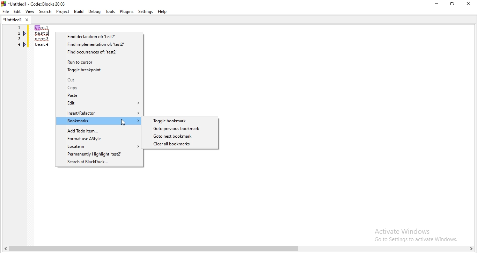 Image resolution: width=477 pixels, height=253 pixels. What do you see at coordinates (98, 146) in the screenshot?
I see `Locate in` at bounding box center [98, 146].